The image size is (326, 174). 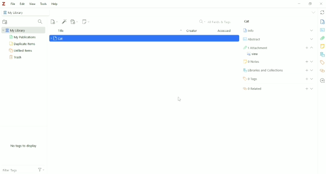 I want to click on Expand section, so click(x=312, y=47).